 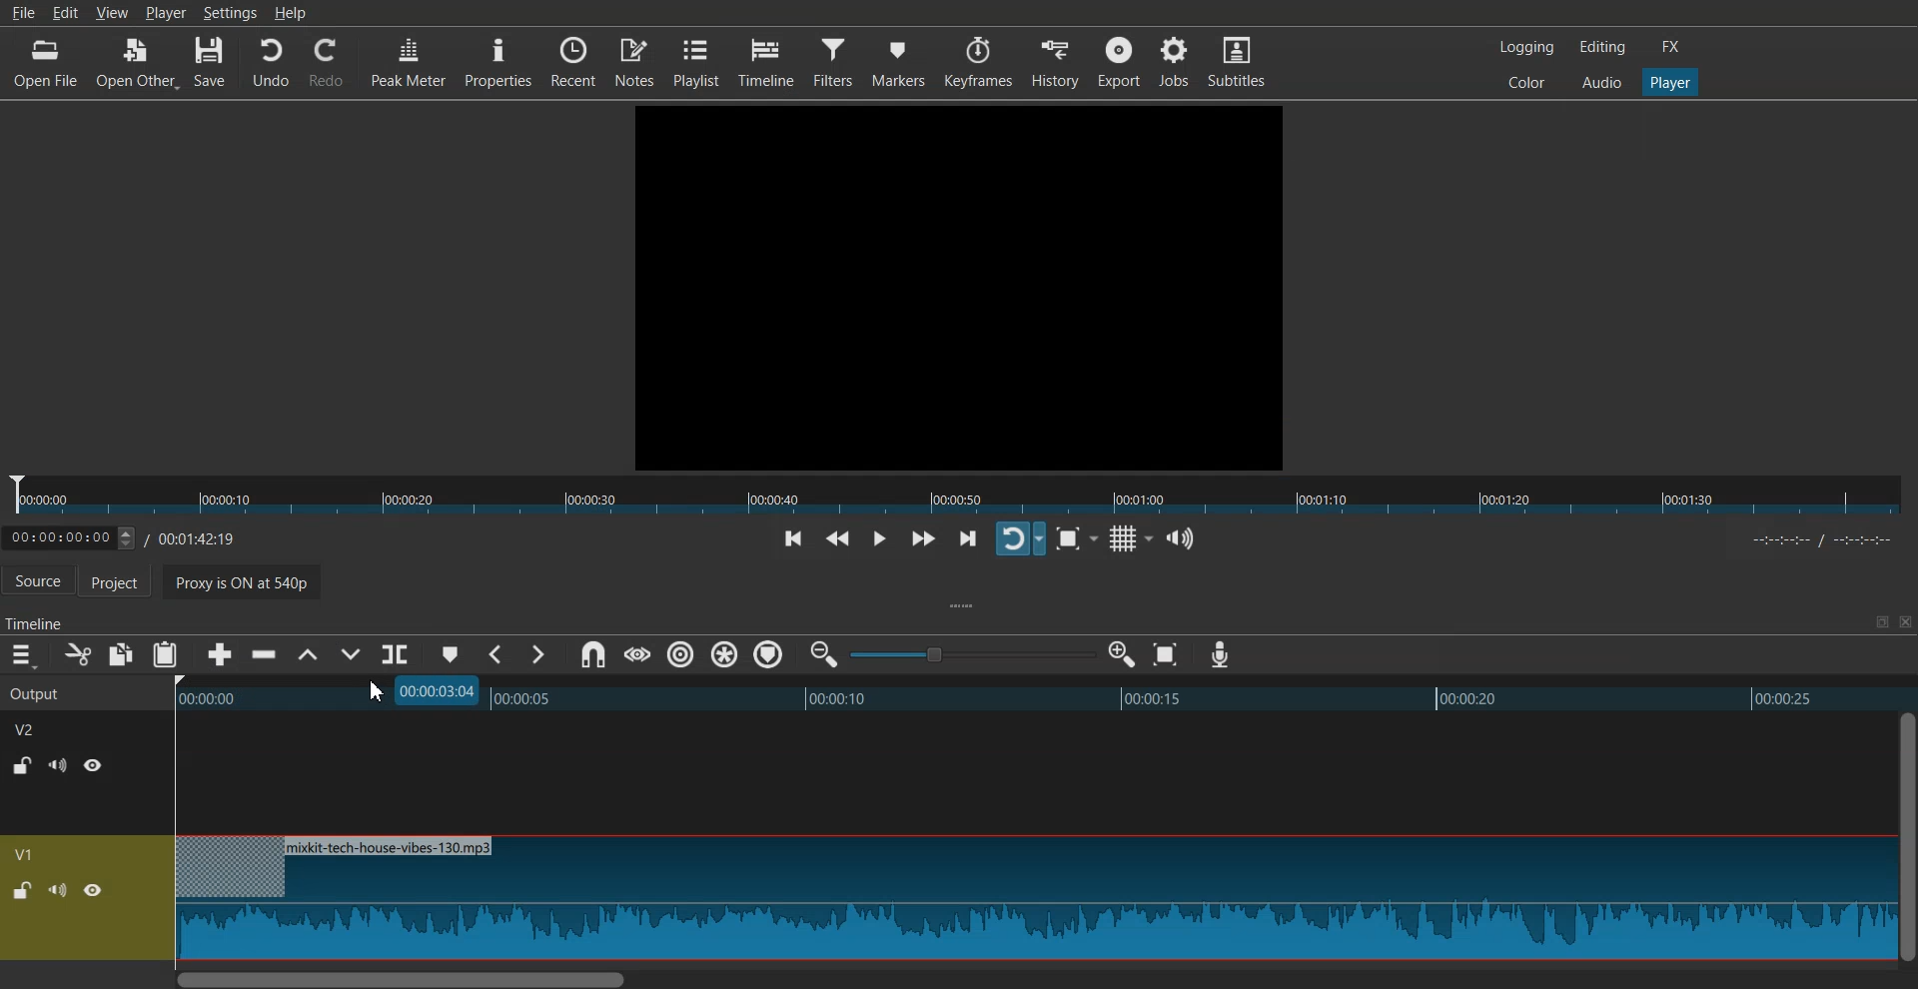 I want to click on Toggle Zoom, so click(x=1071, y=539).